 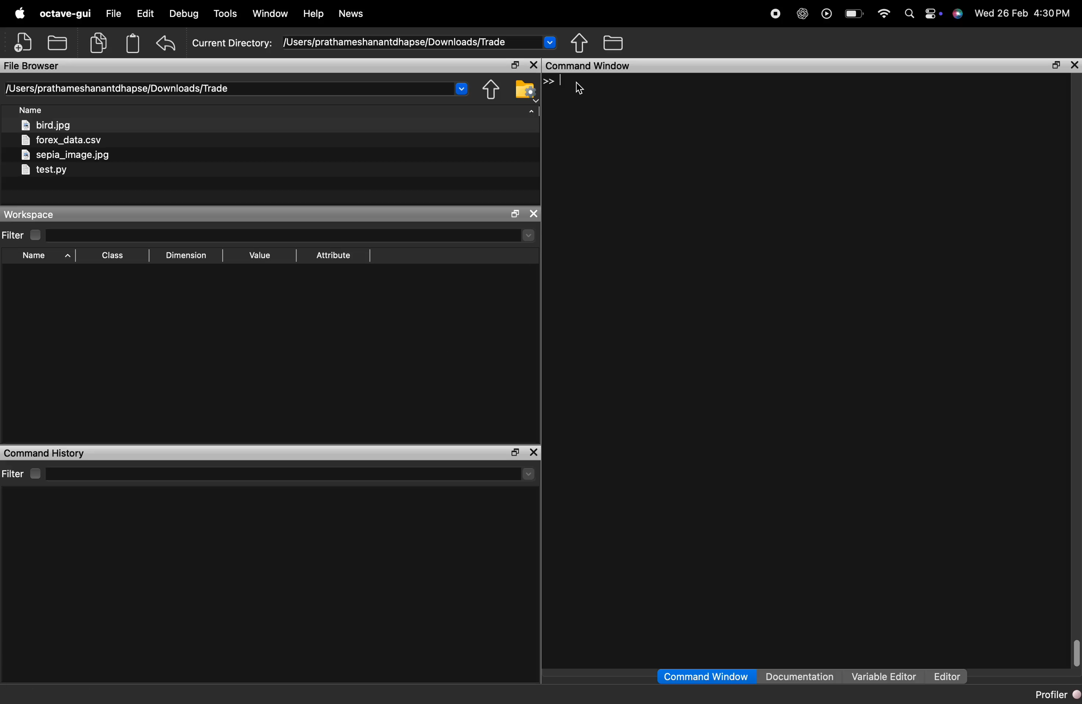 I want to click on copy, so click(x=99, y=43).